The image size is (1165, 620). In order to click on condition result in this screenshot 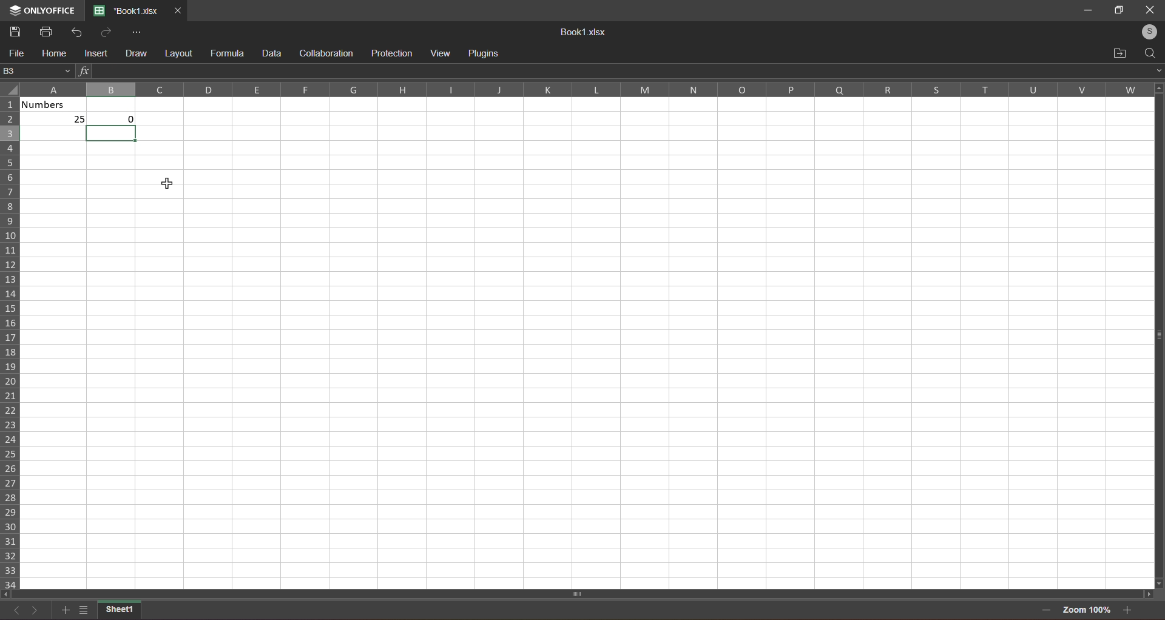, I will do `click(129, 116)`.